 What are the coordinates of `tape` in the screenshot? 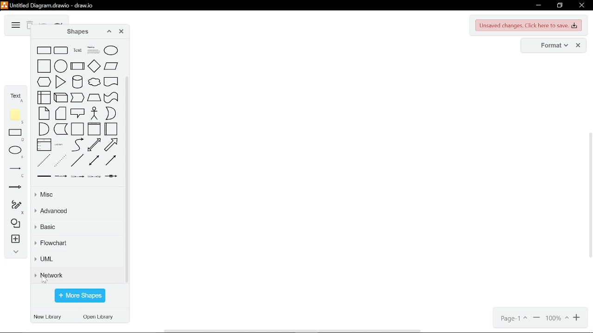 It's located at (111, 98).